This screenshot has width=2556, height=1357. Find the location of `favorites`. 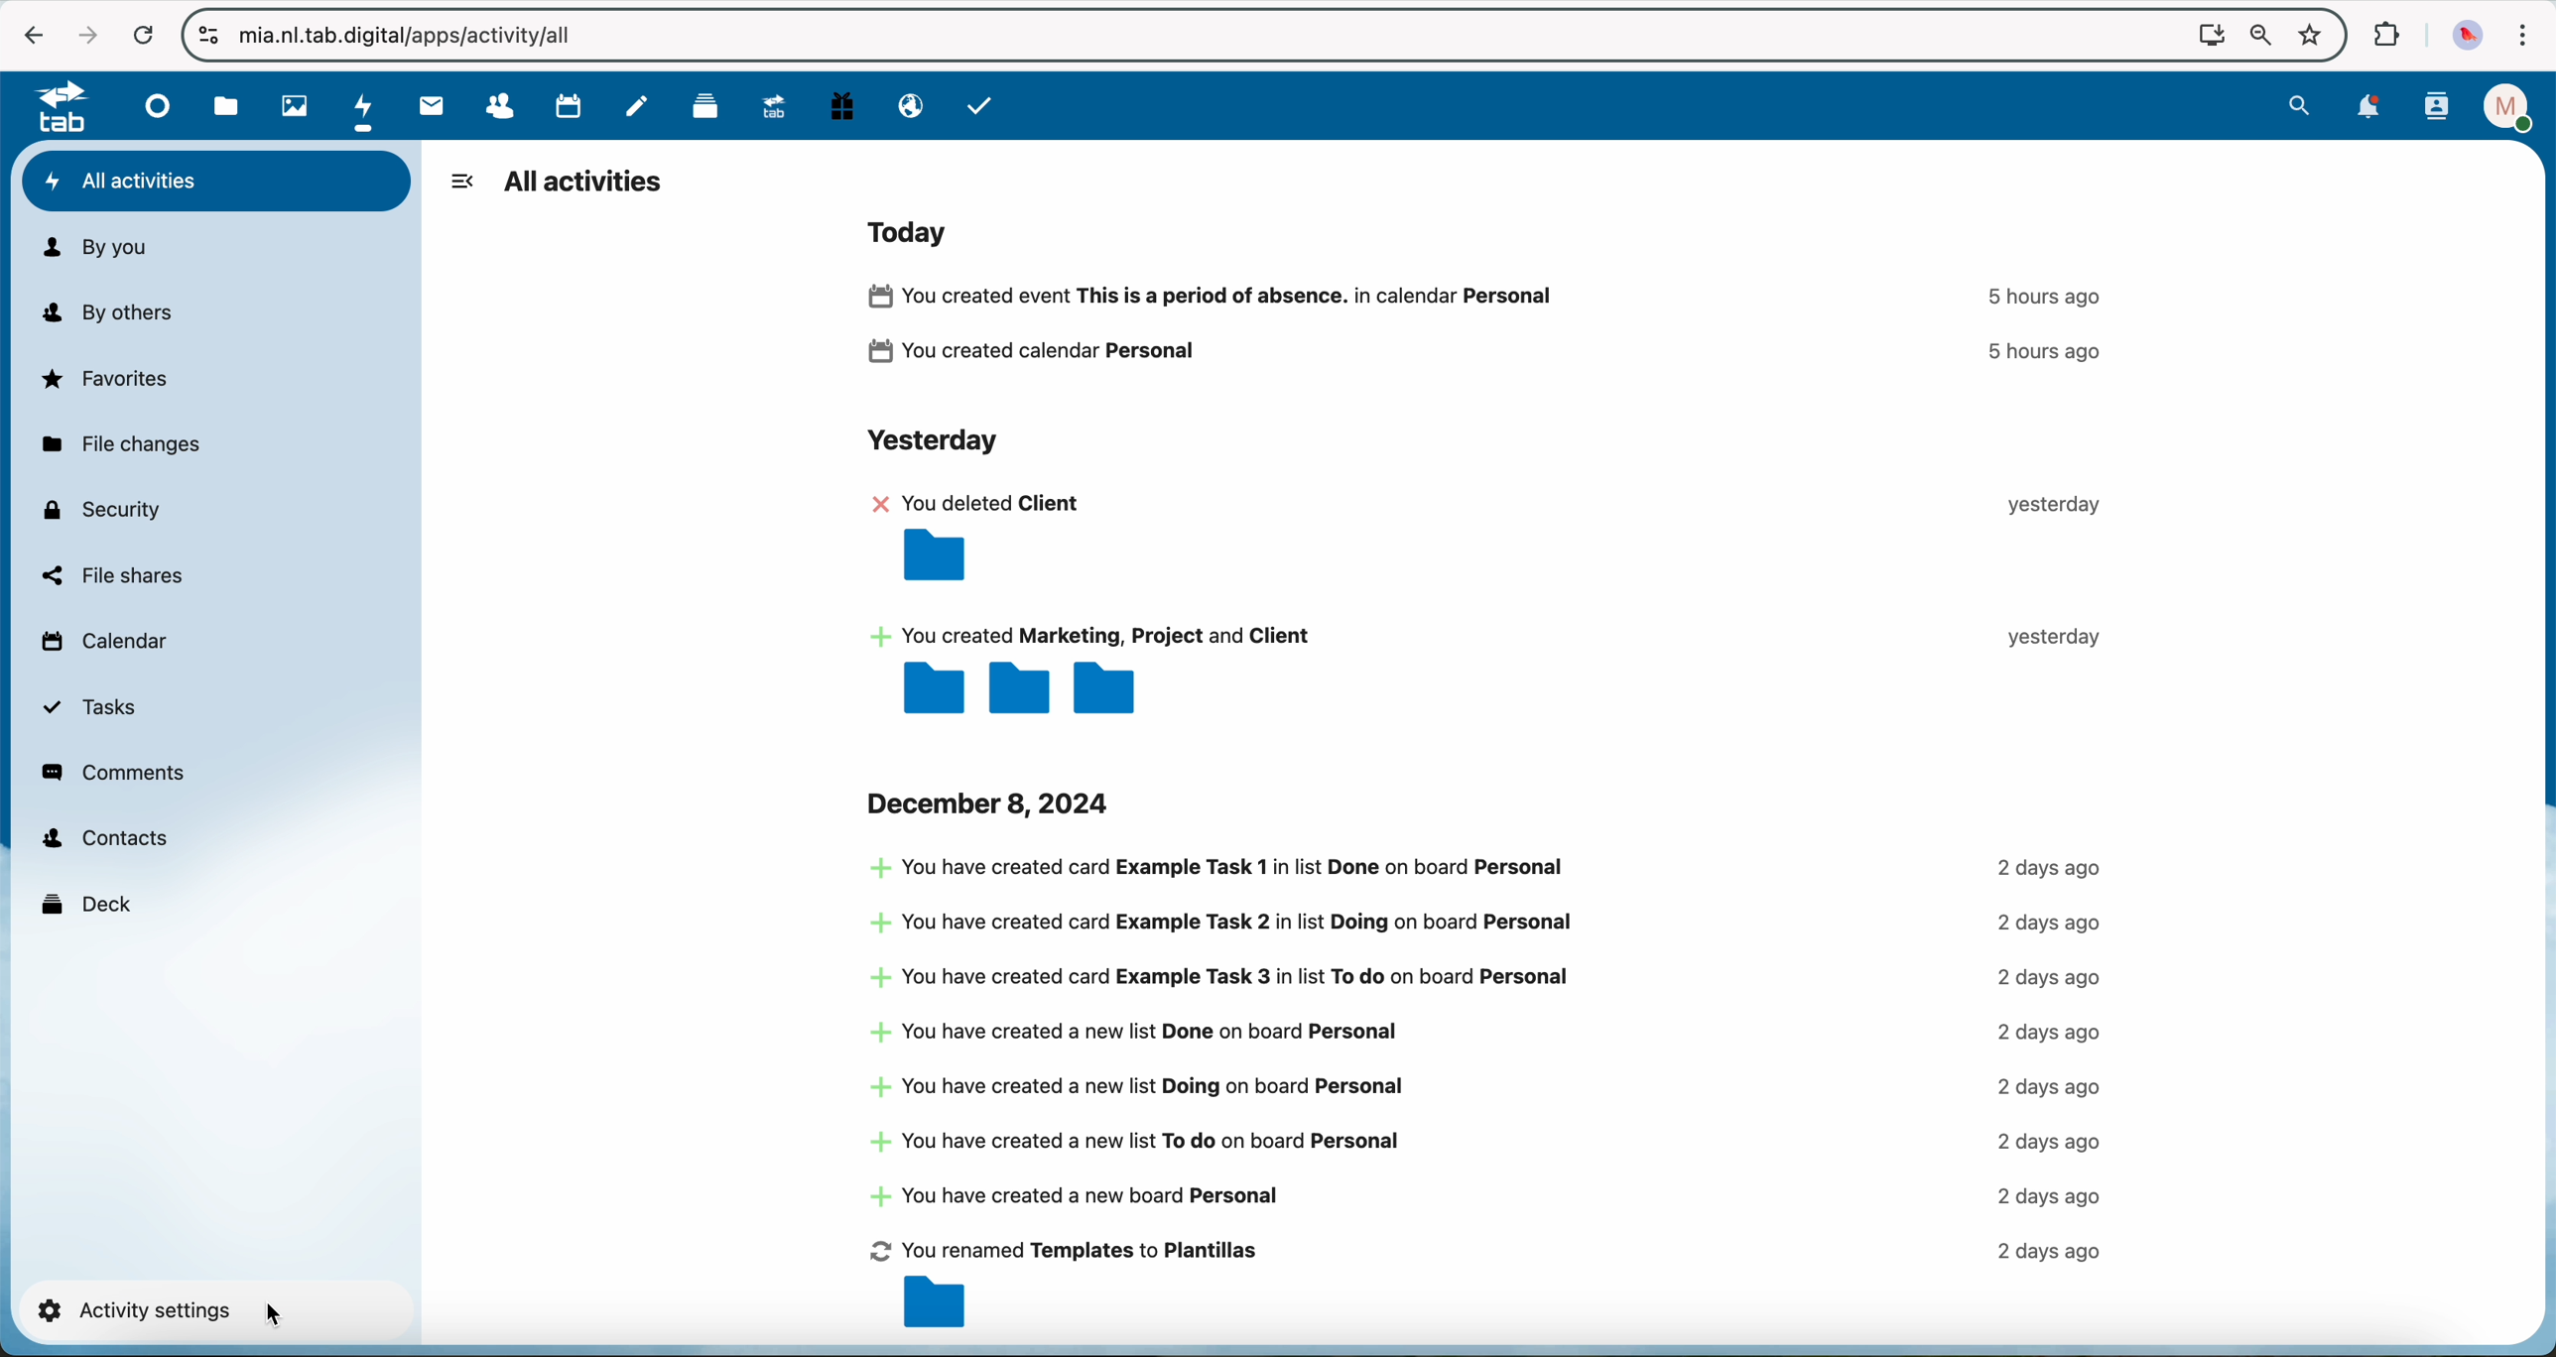

favorites is located at coordinates (2314, 36).